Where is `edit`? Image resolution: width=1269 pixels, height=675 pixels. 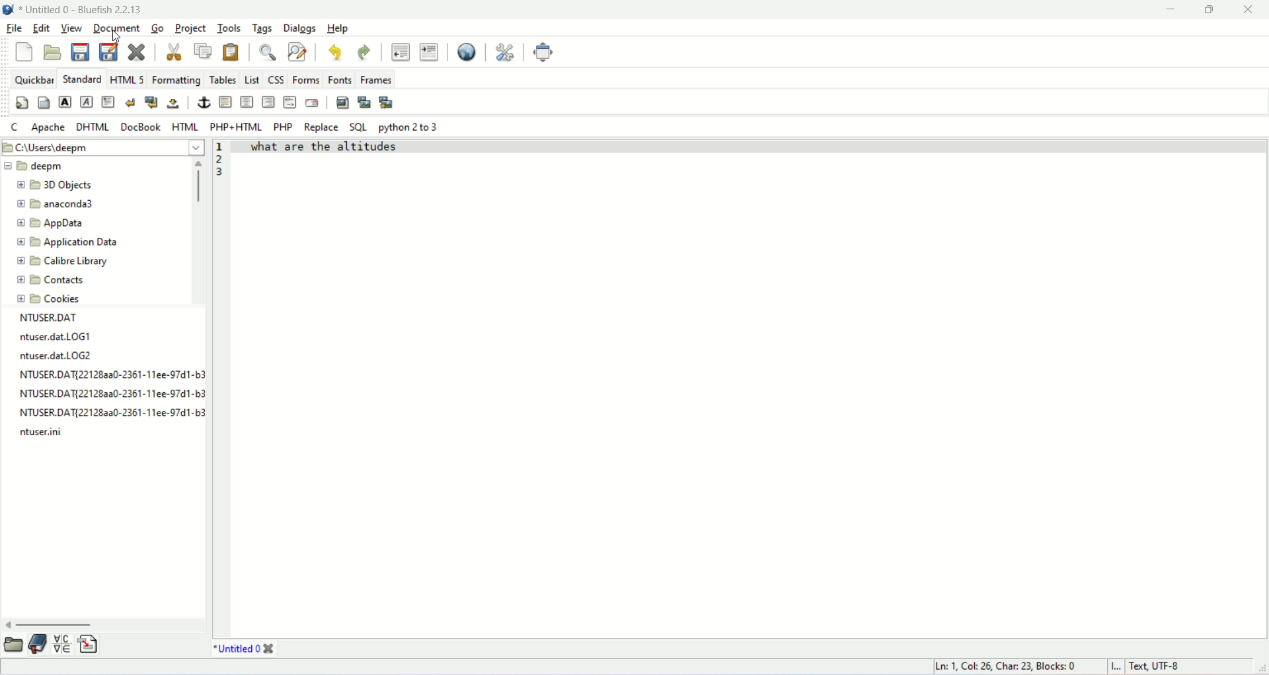 edit is located at coordinates (43, 28).